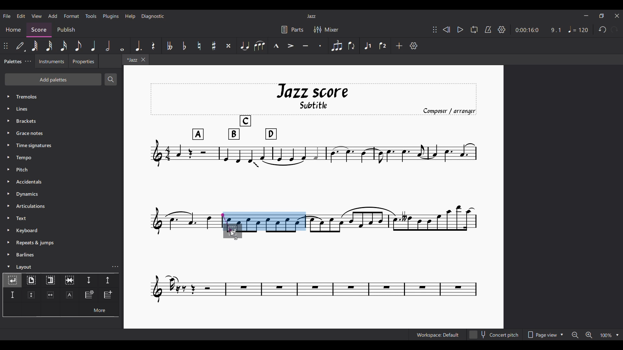 The image size is (623, 350). Describe the element at coordinates (603, 29) in the screenshot. I see `Undo` at that location.